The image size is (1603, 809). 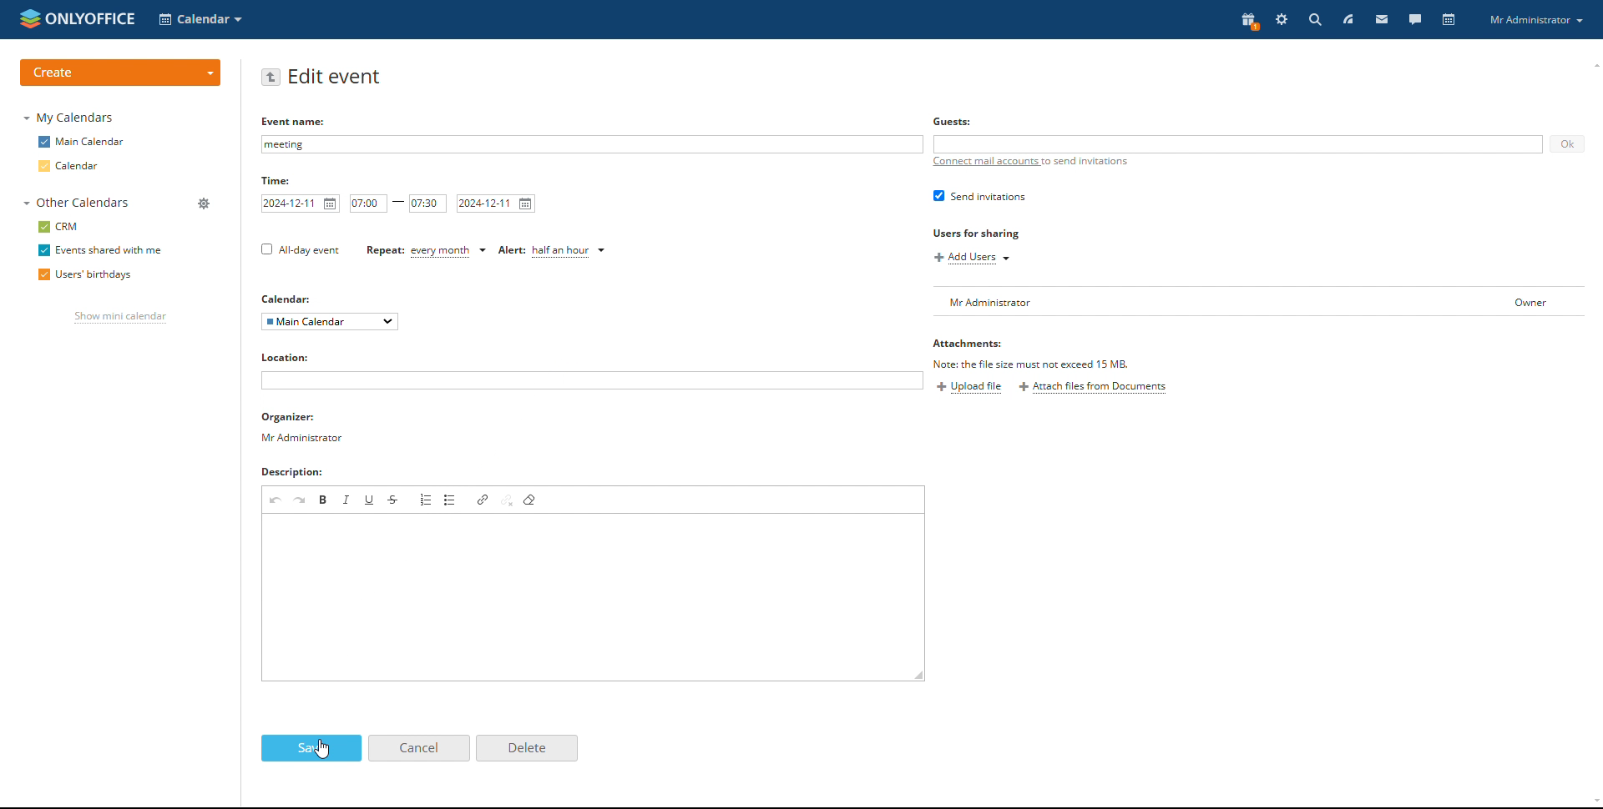 What do you see at coordinates (1197, 302) in the screenshot?
I see `user list` at bounding box center [1197, 302].